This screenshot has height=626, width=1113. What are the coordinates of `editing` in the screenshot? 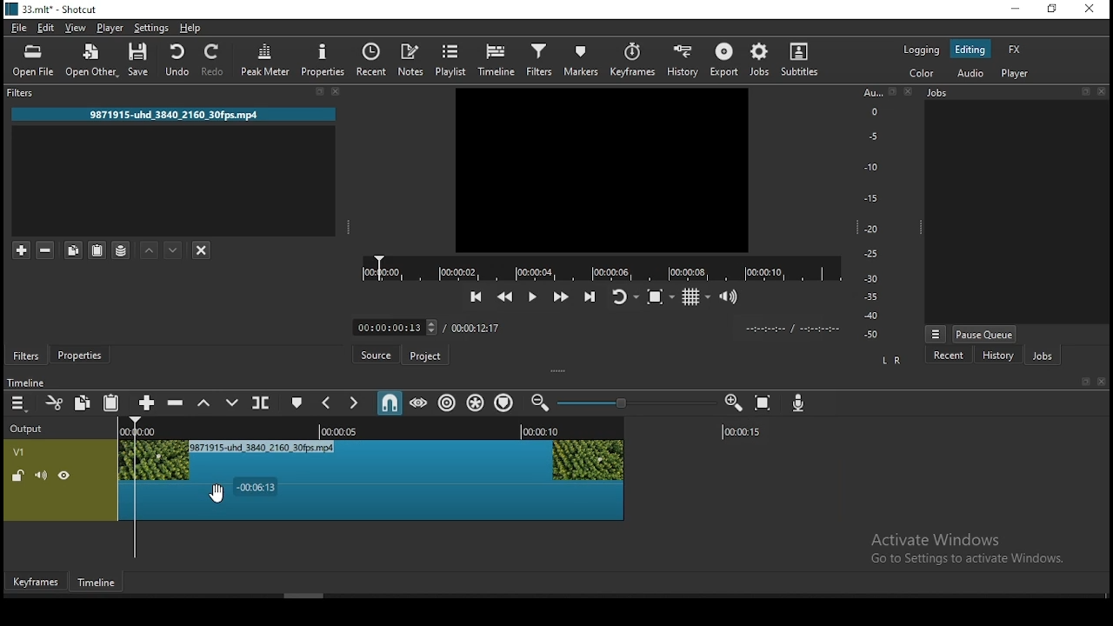 It's located at (975, 50).